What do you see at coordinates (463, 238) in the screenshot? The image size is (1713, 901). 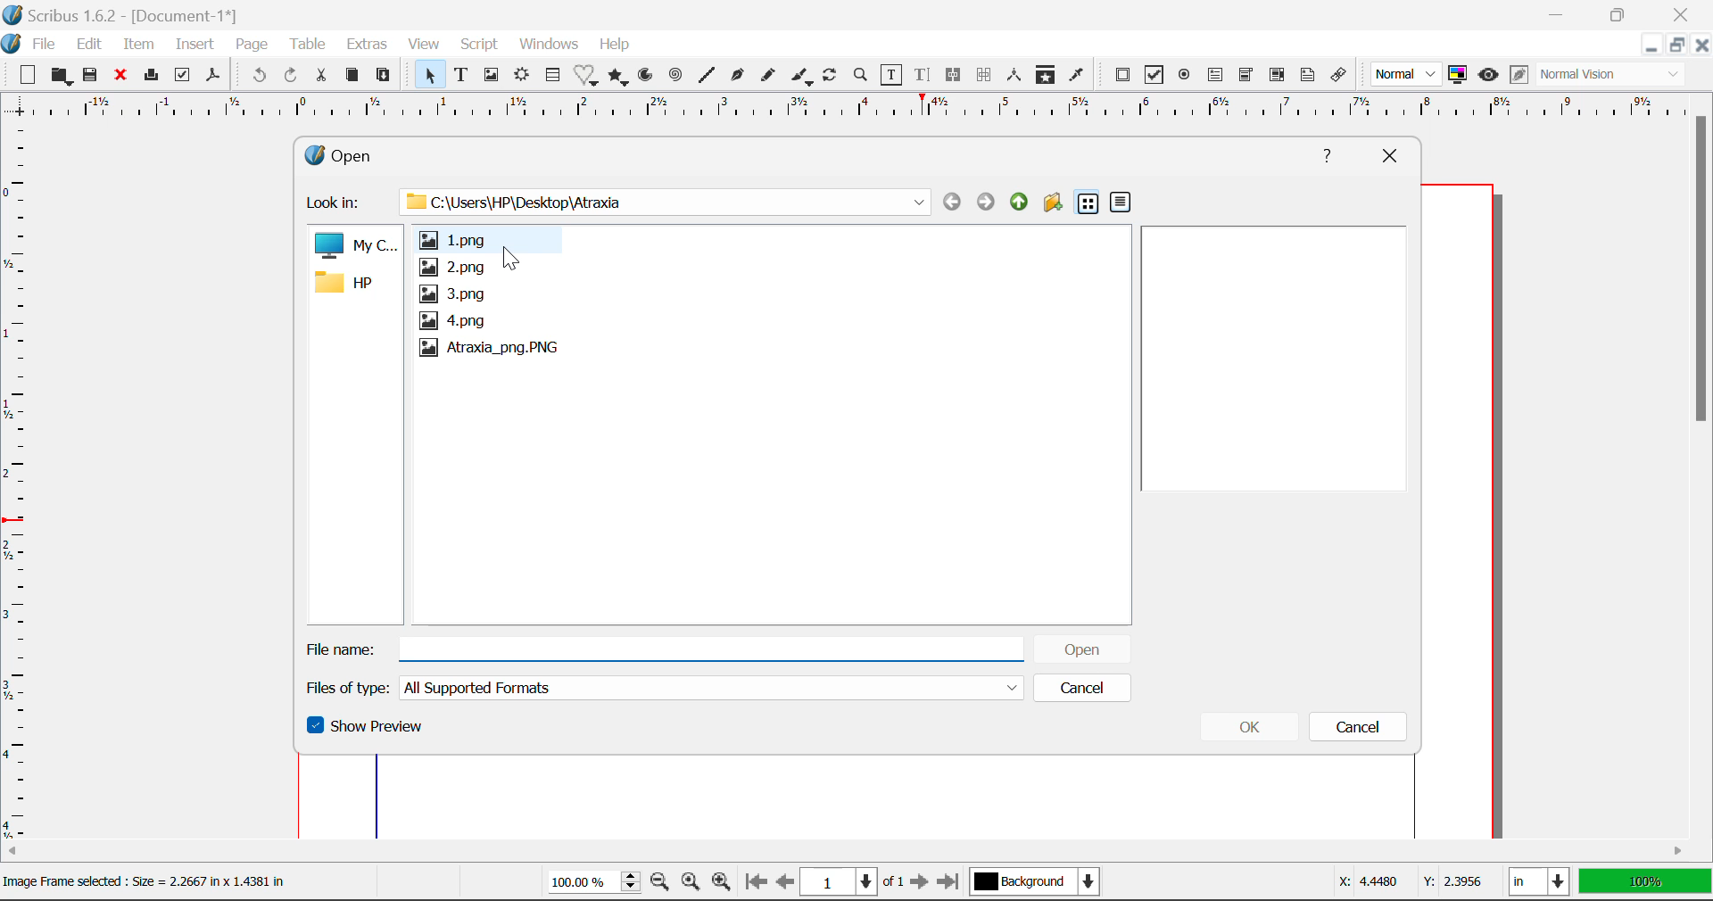 I see `1.png` at bounding box center [463, 238].